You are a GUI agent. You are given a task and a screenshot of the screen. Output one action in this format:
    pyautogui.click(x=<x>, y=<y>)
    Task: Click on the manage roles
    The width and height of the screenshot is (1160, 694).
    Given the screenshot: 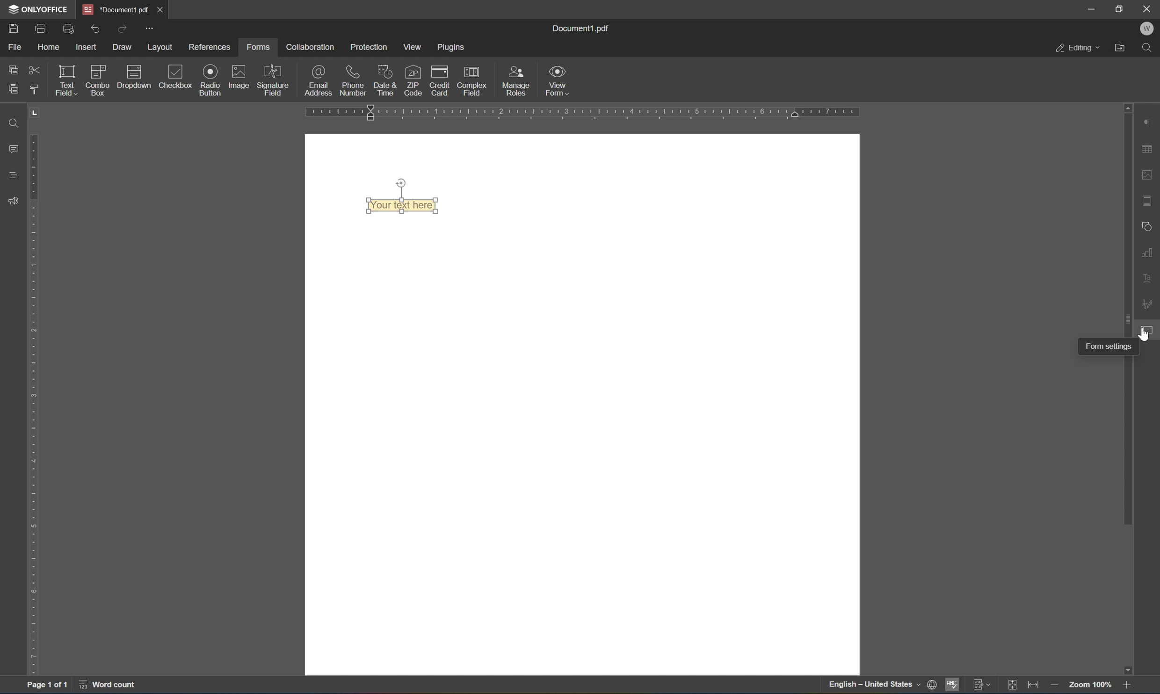 What is the action you would take?
    pyautogui.click(x=516, y=80)
    